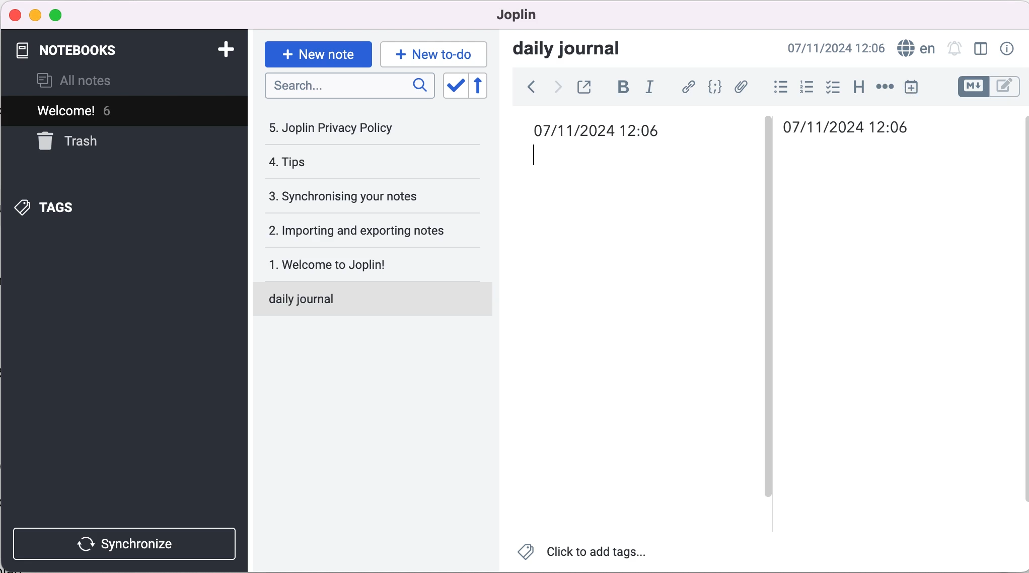  Describe the element at coordinates (1008, 50) in the screenshot. I see `note properties` at that location.